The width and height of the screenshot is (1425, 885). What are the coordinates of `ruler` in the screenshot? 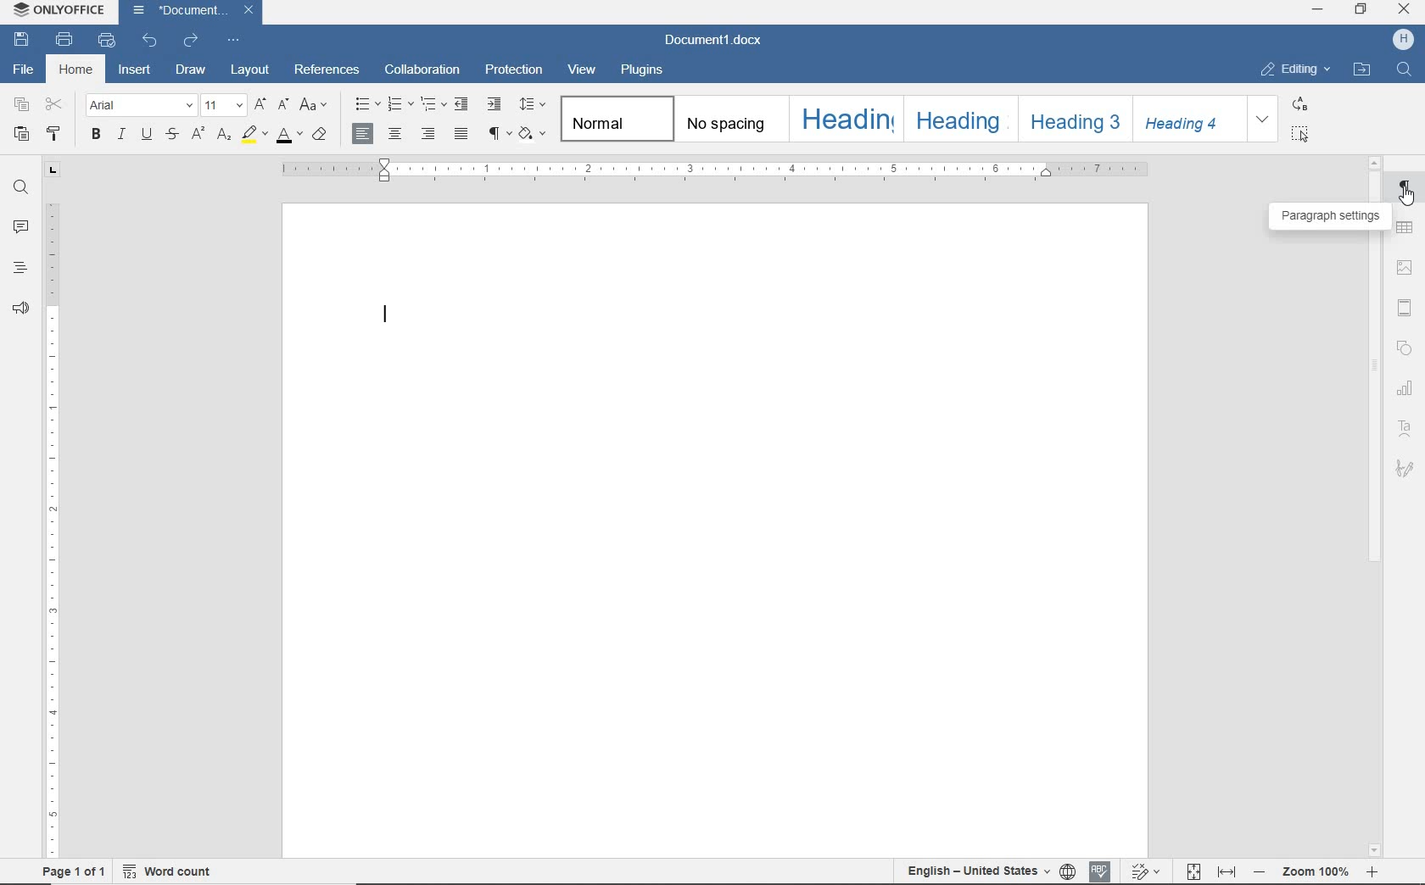 It's located at (53, 511).